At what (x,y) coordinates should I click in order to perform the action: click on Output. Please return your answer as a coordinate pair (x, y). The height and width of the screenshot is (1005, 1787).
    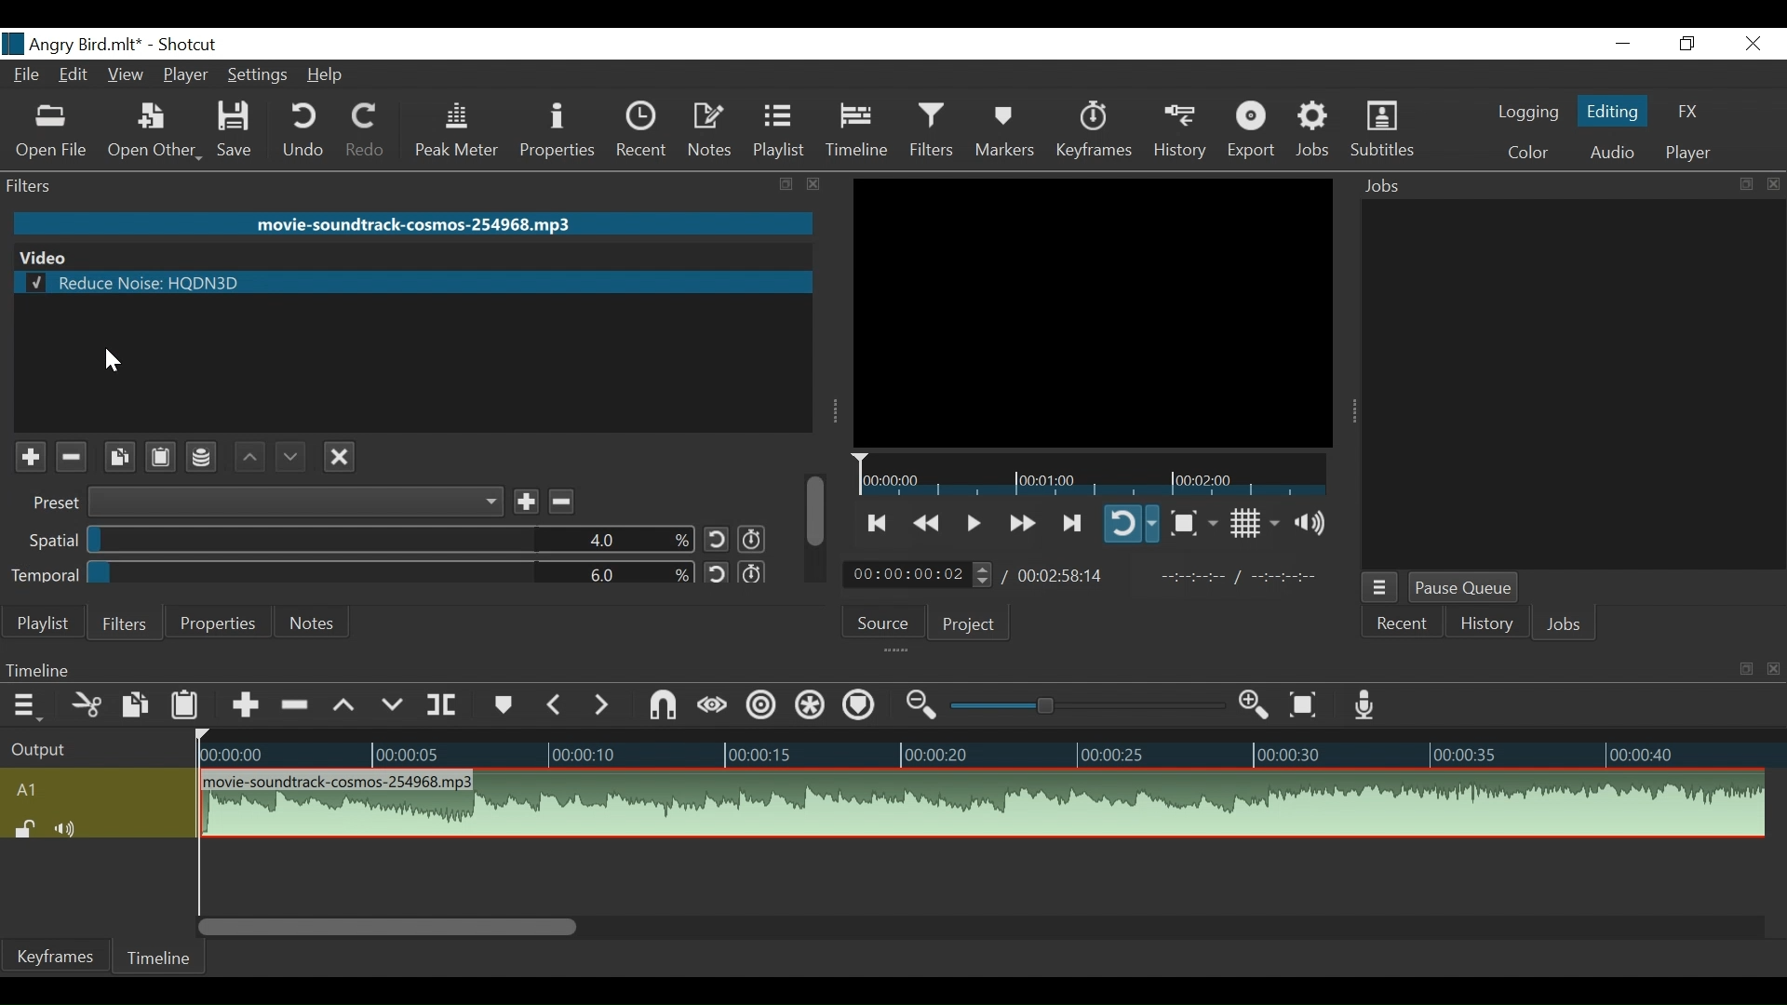
    Looking at the image, I should click on (90, 745).